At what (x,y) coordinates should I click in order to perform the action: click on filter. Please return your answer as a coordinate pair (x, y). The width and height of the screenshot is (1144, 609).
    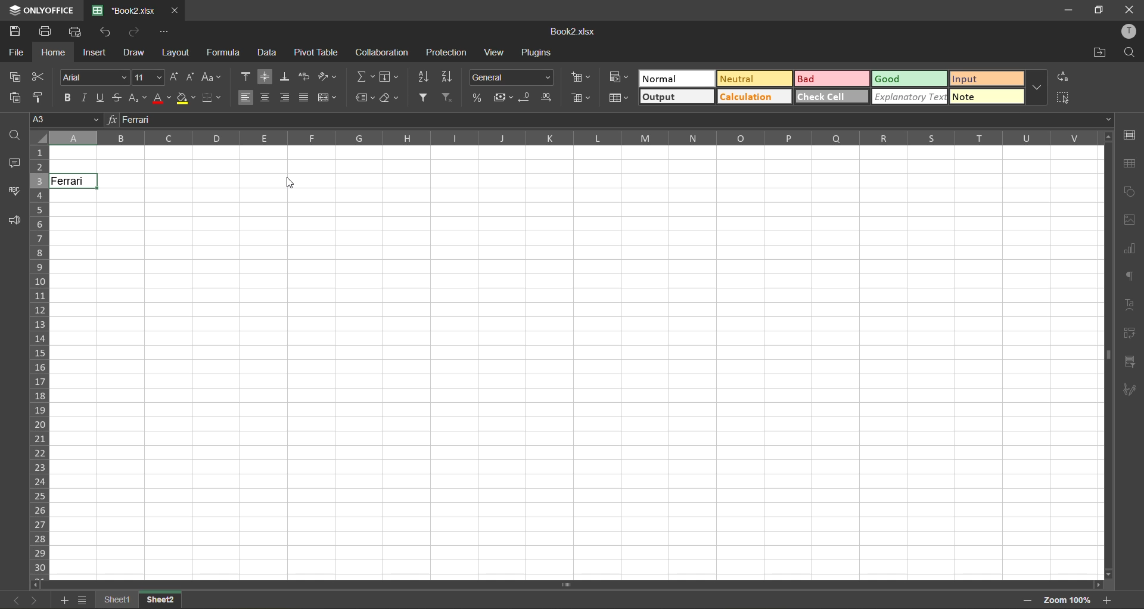
    Looking at the image, I should click on (426, 97).